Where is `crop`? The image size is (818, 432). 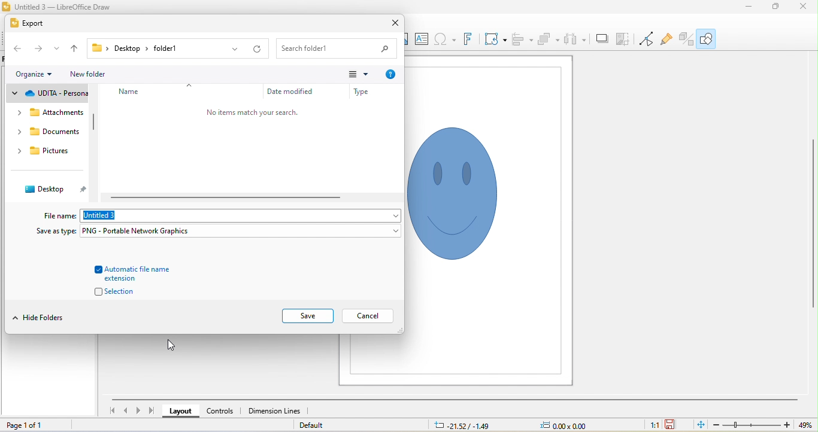 crop is located at coordinates (624, 39).